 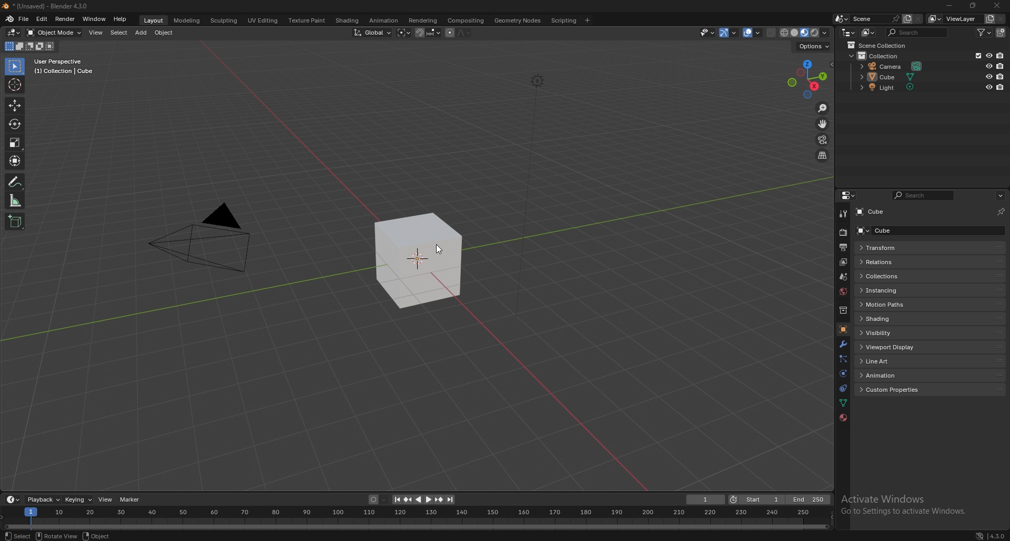 I want to click on viewport shading, so click(x=805, y=32).